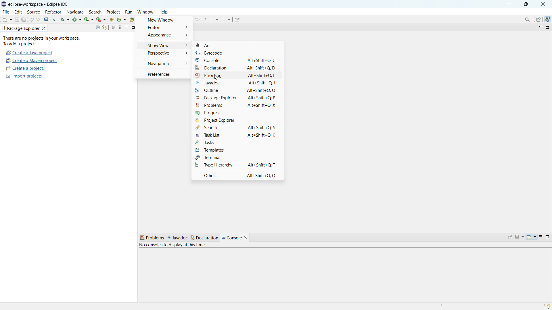 The height and width of the screenshot is (310, 552). Describe the element at coordinates (538, 20) in the screenshot. I see `open perspective` at that location.